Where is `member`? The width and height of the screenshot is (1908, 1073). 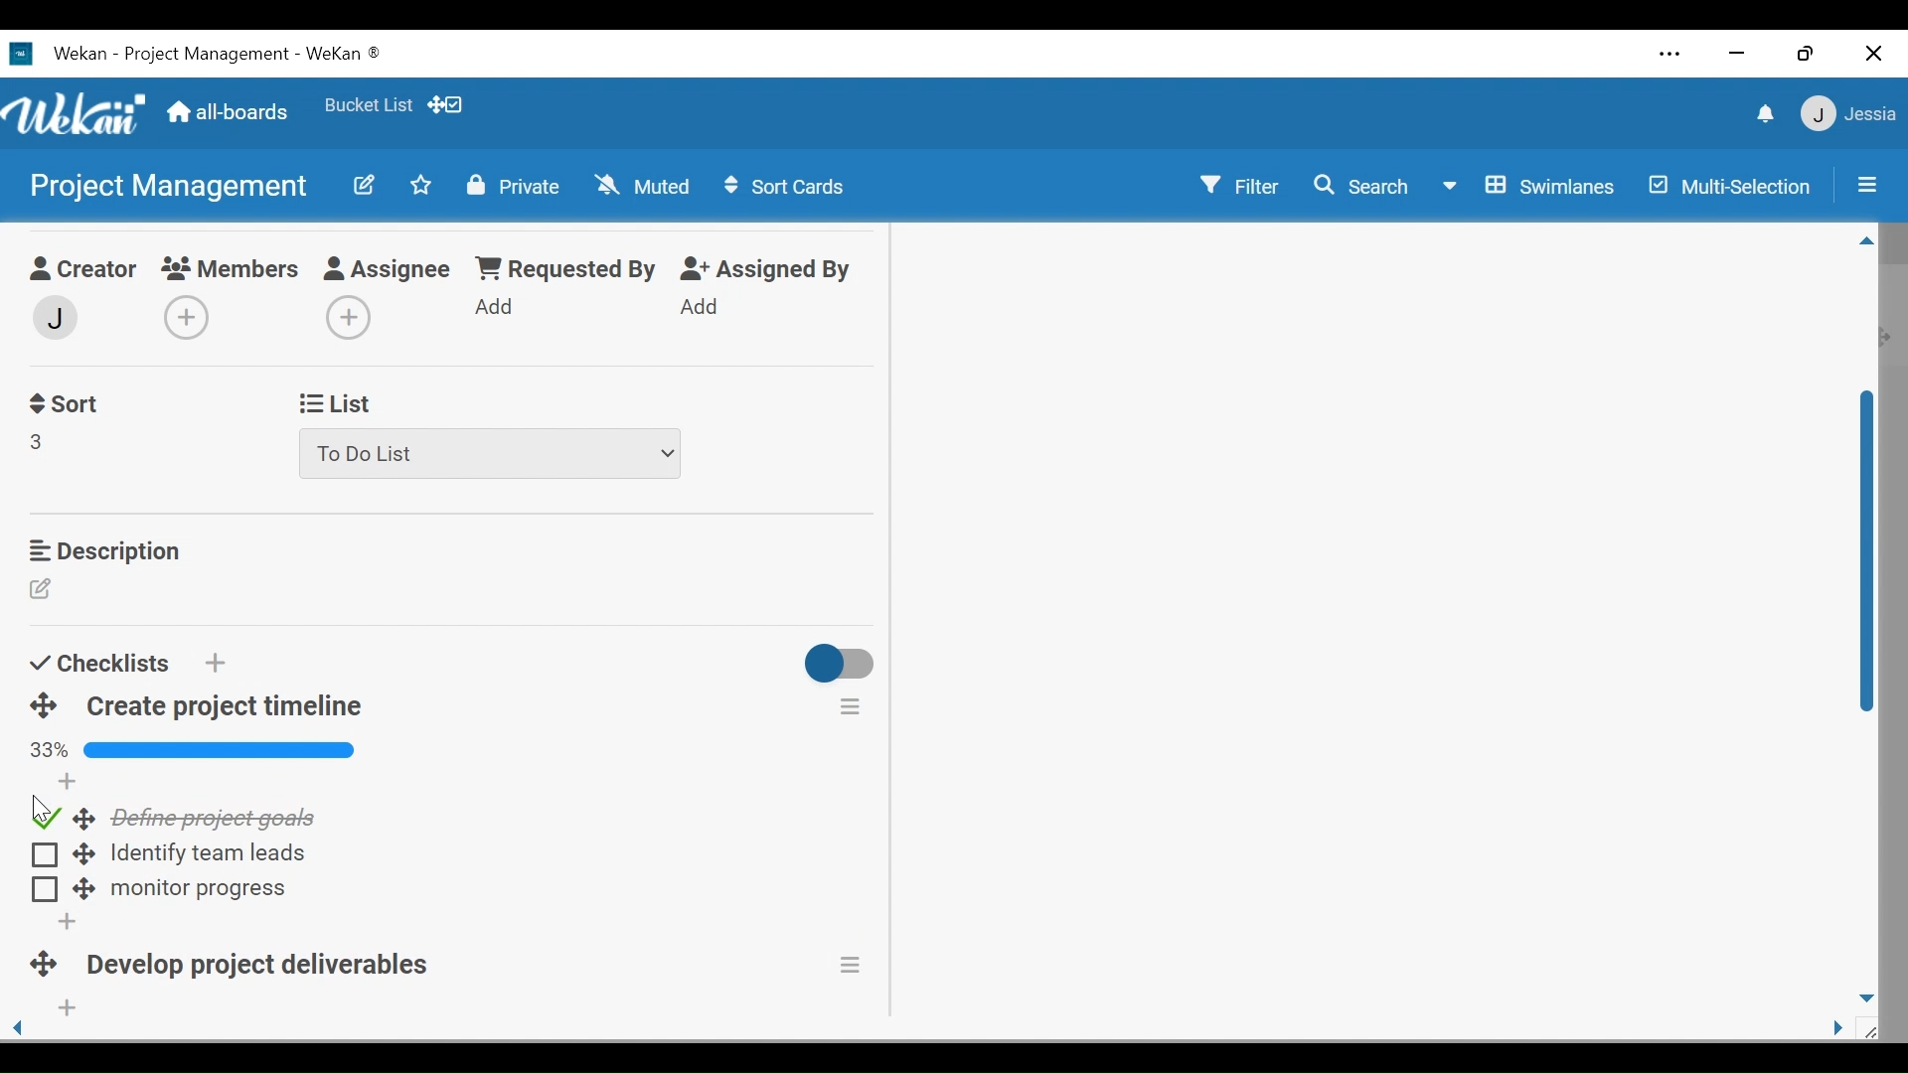
member is located at coordinates (53, 318).